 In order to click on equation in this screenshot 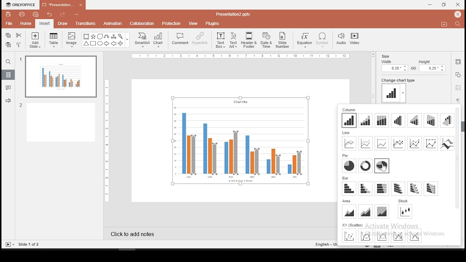, I will do `click(305, 40)`.